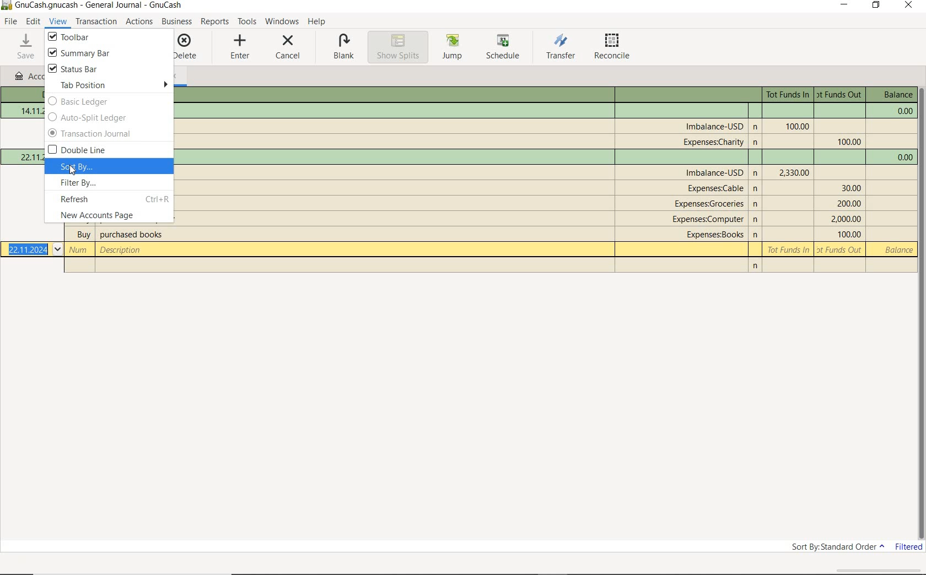  What do you see at coordinates (794, 172) in the screenshot?
I see `Tot Funds In` at bounding box center [794, 172].